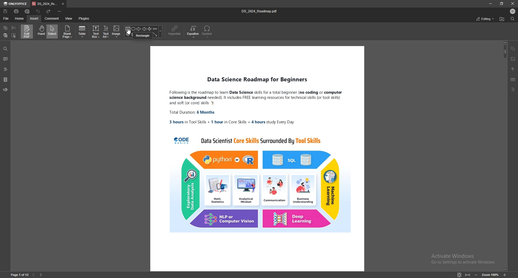 This screenshot has width=518, height=278. I want to click on feedback, so click(5, 90).